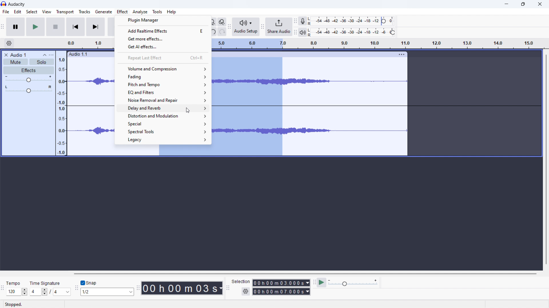 This screenshot has width=549, height=308. What do you see at coordinates (29, 90) in the screenshot?
I see `pan: centre` at bounding box center [29, 90].